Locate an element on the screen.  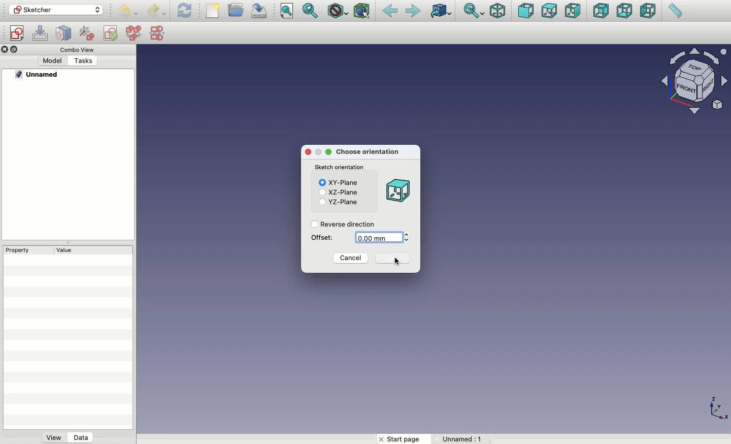
Isometric is located at coordinates (497, 11).